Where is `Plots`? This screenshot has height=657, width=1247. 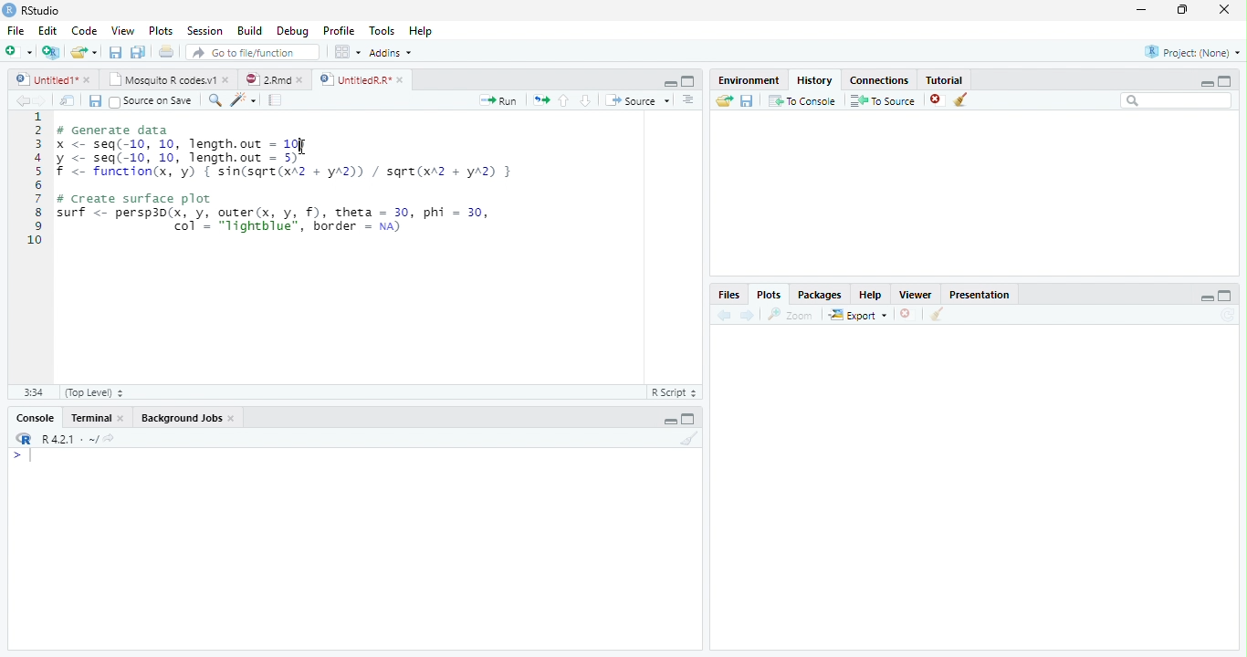 Plots is located at coordinates (160, 30).